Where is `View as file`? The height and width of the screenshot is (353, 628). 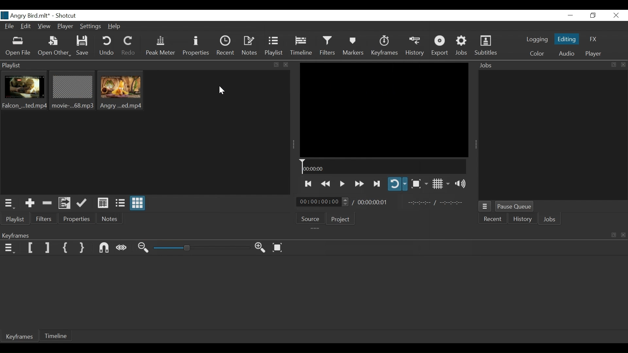
View as file is located at coordinates (120, 204).